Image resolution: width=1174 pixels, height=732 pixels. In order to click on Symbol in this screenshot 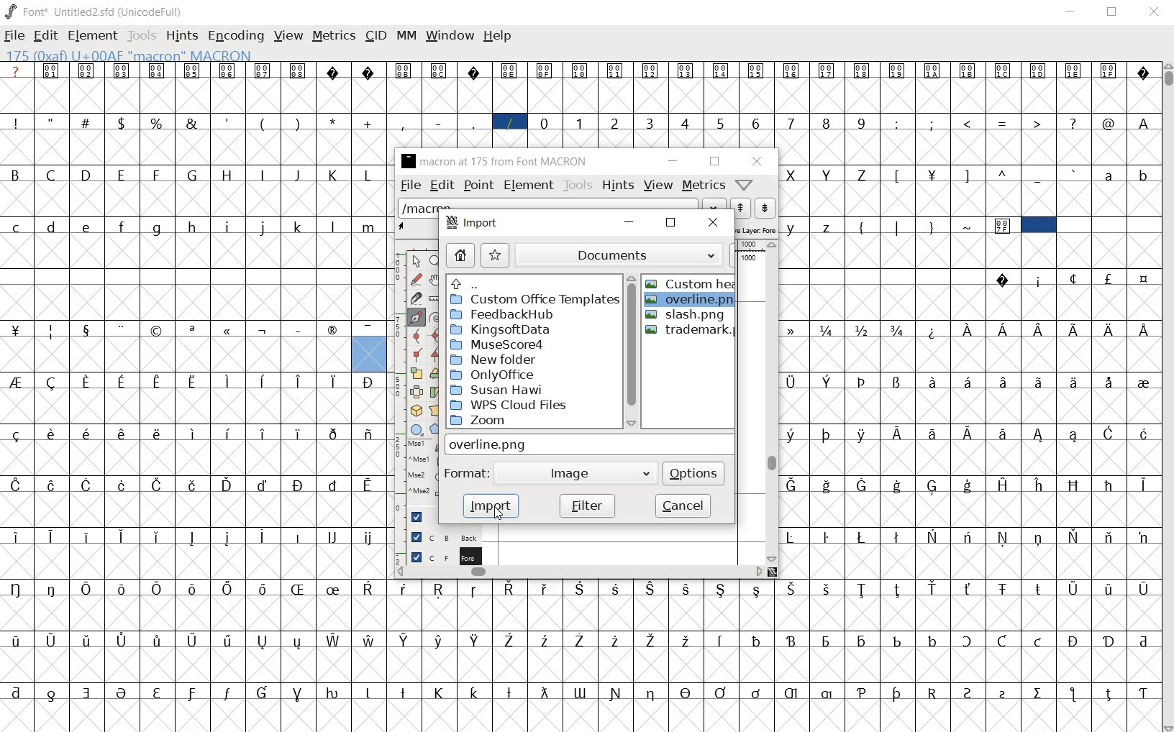, I will do `click(1073, 694)`.